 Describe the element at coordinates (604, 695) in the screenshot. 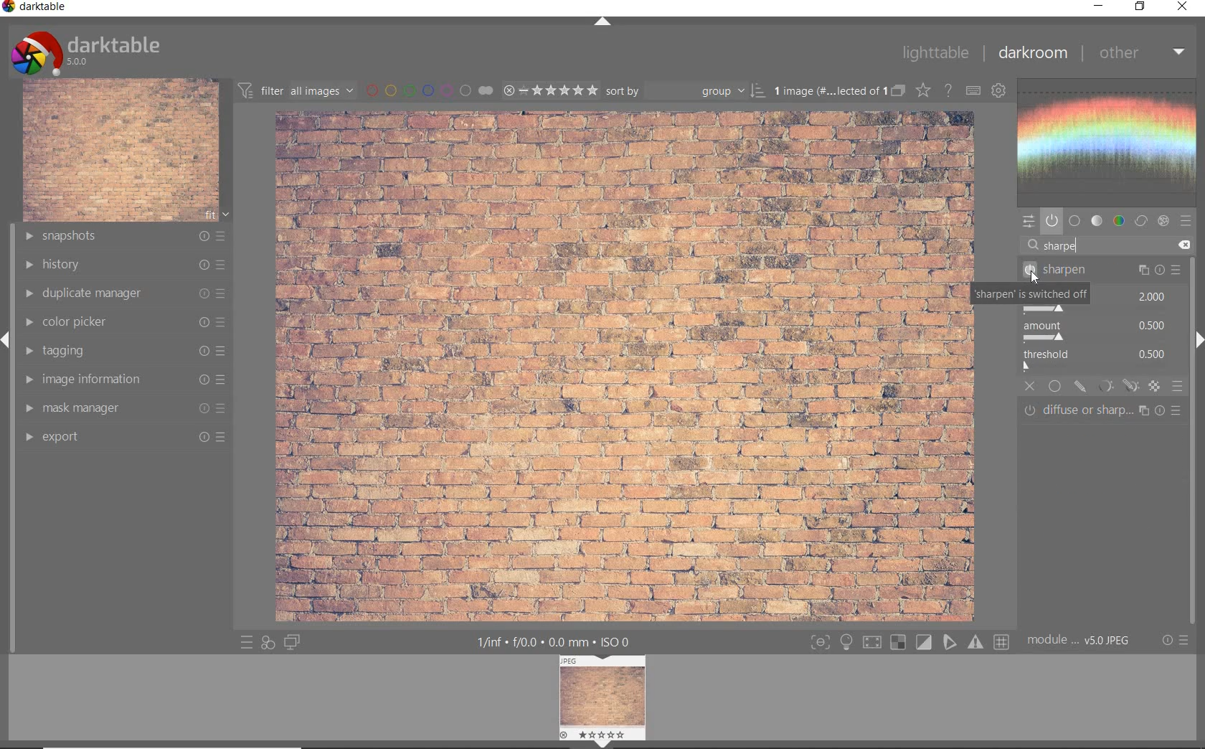

I see `image preview` at that location.